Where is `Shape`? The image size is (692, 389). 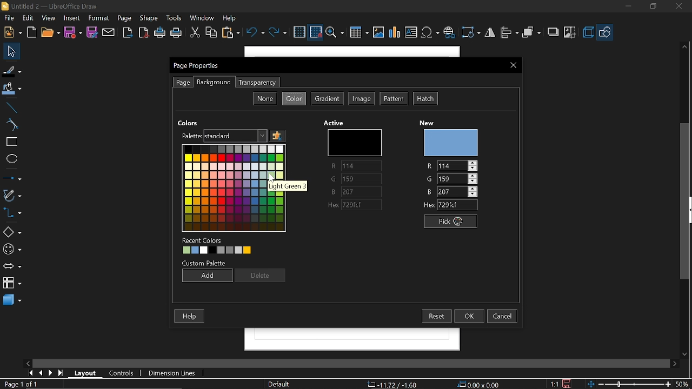 Shape is located at coordinates (148, 19).